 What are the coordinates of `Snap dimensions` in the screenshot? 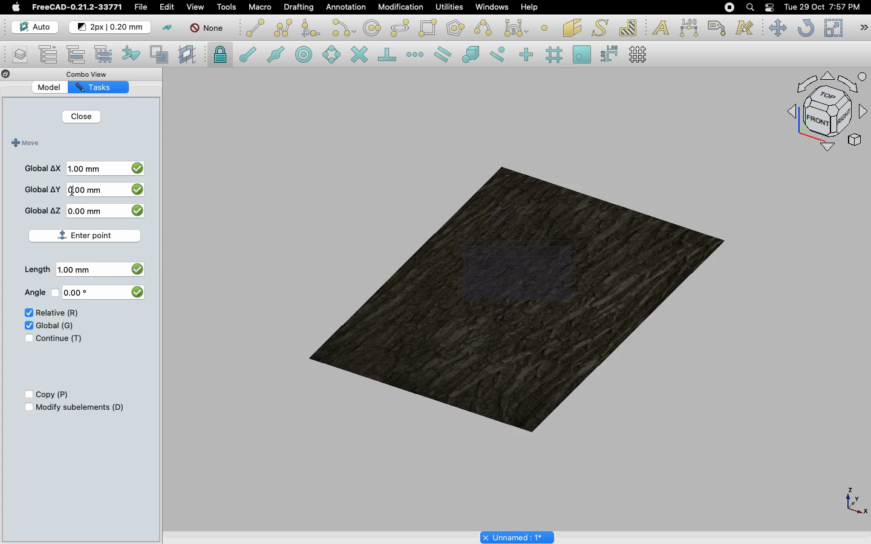 It's located at (610, 54).